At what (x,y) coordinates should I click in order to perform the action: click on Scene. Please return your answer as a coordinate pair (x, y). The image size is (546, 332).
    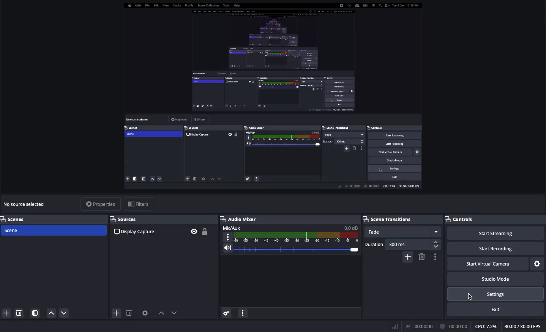
    Looking at the image, I should click on (54, 230).